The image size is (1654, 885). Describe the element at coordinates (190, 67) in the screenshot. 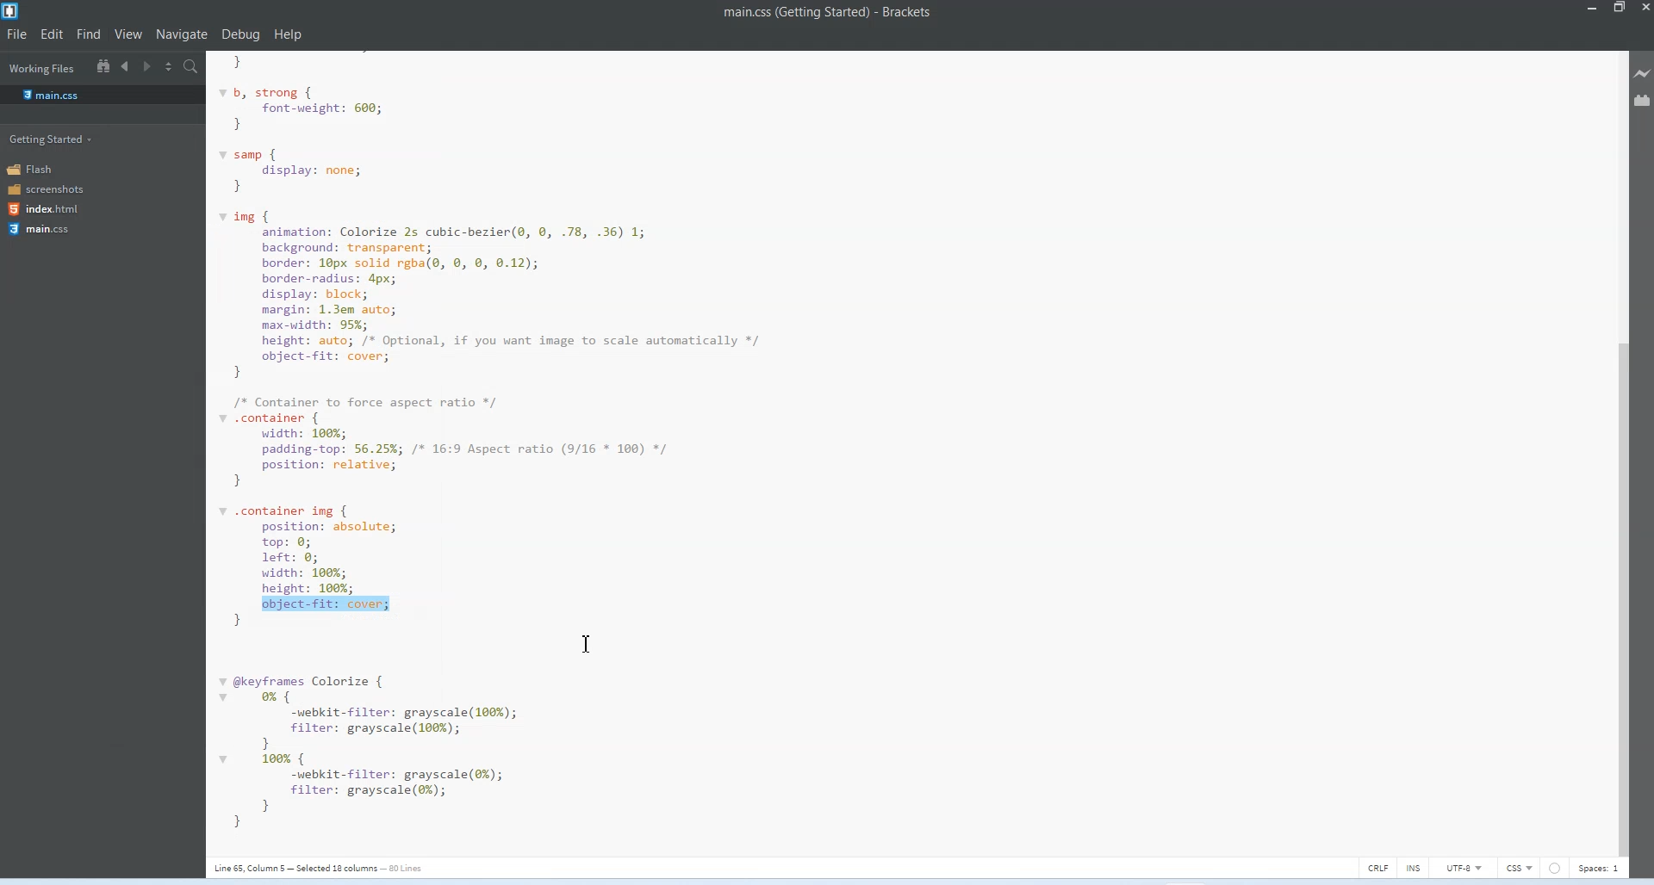

I see `Find in Files` at that location.